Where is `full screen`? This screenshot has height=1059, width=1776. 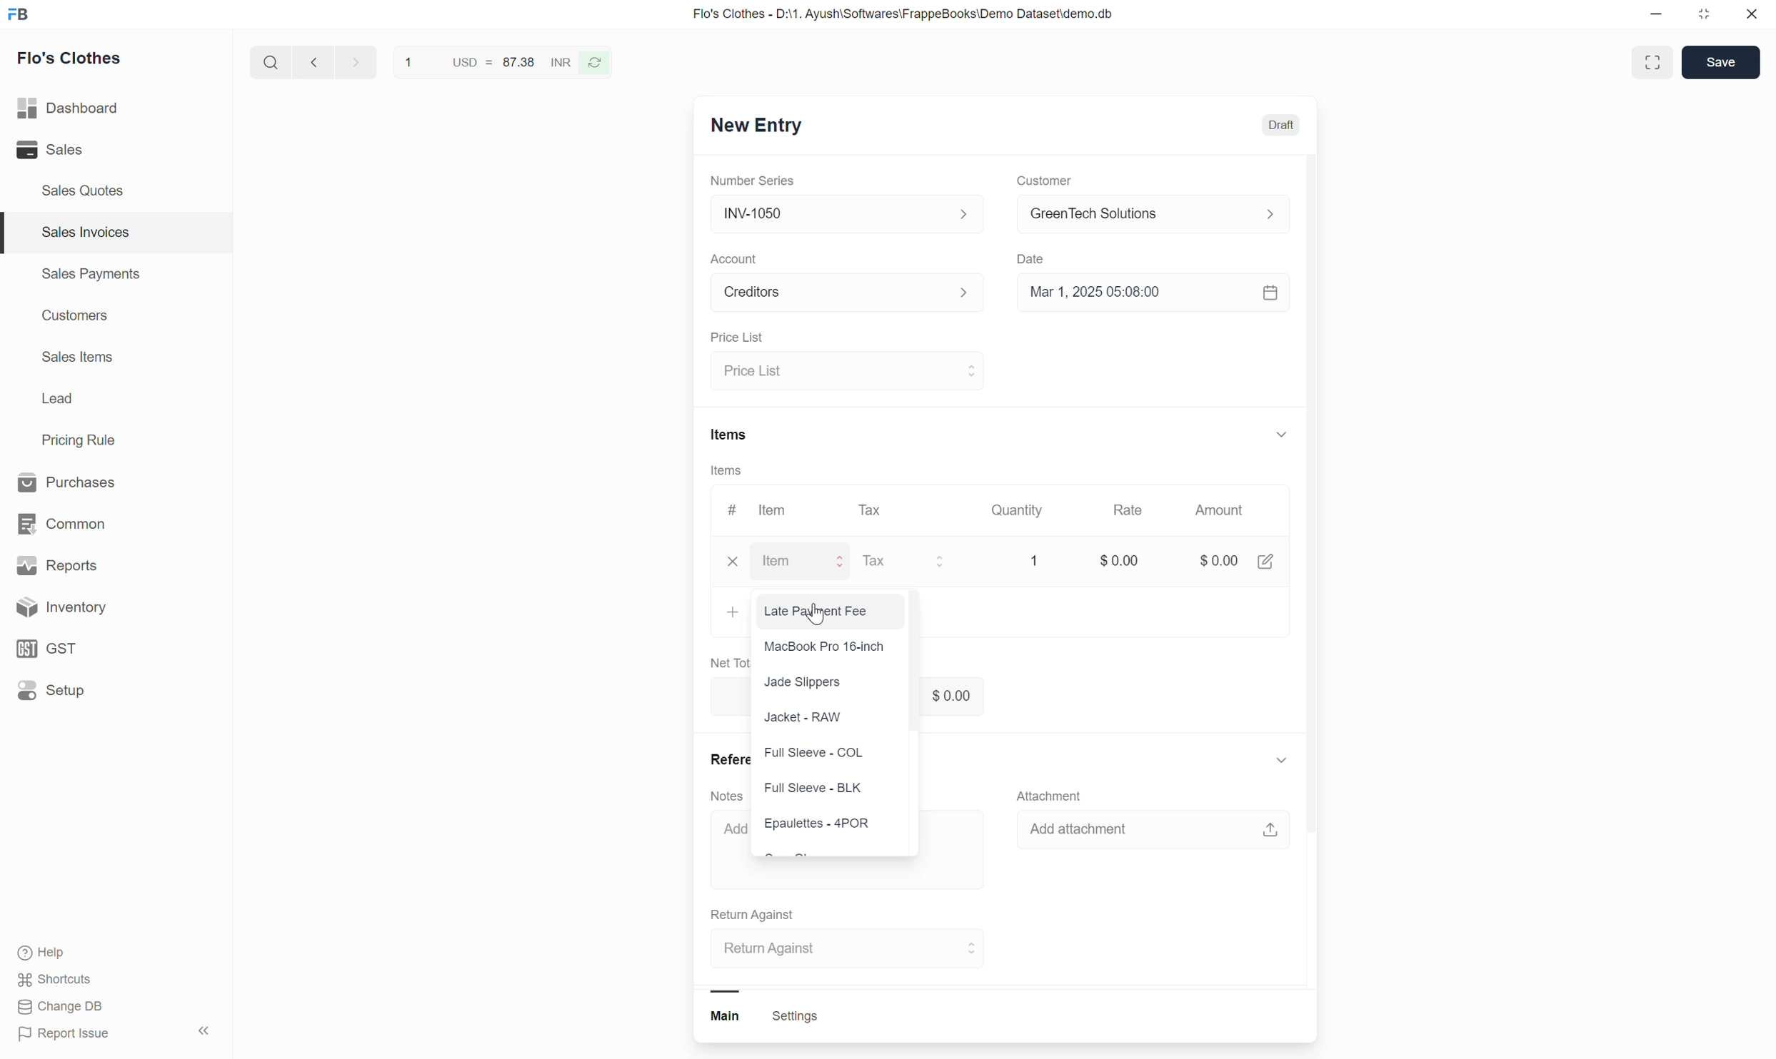
full screen is located at coordinates (1655, 61).